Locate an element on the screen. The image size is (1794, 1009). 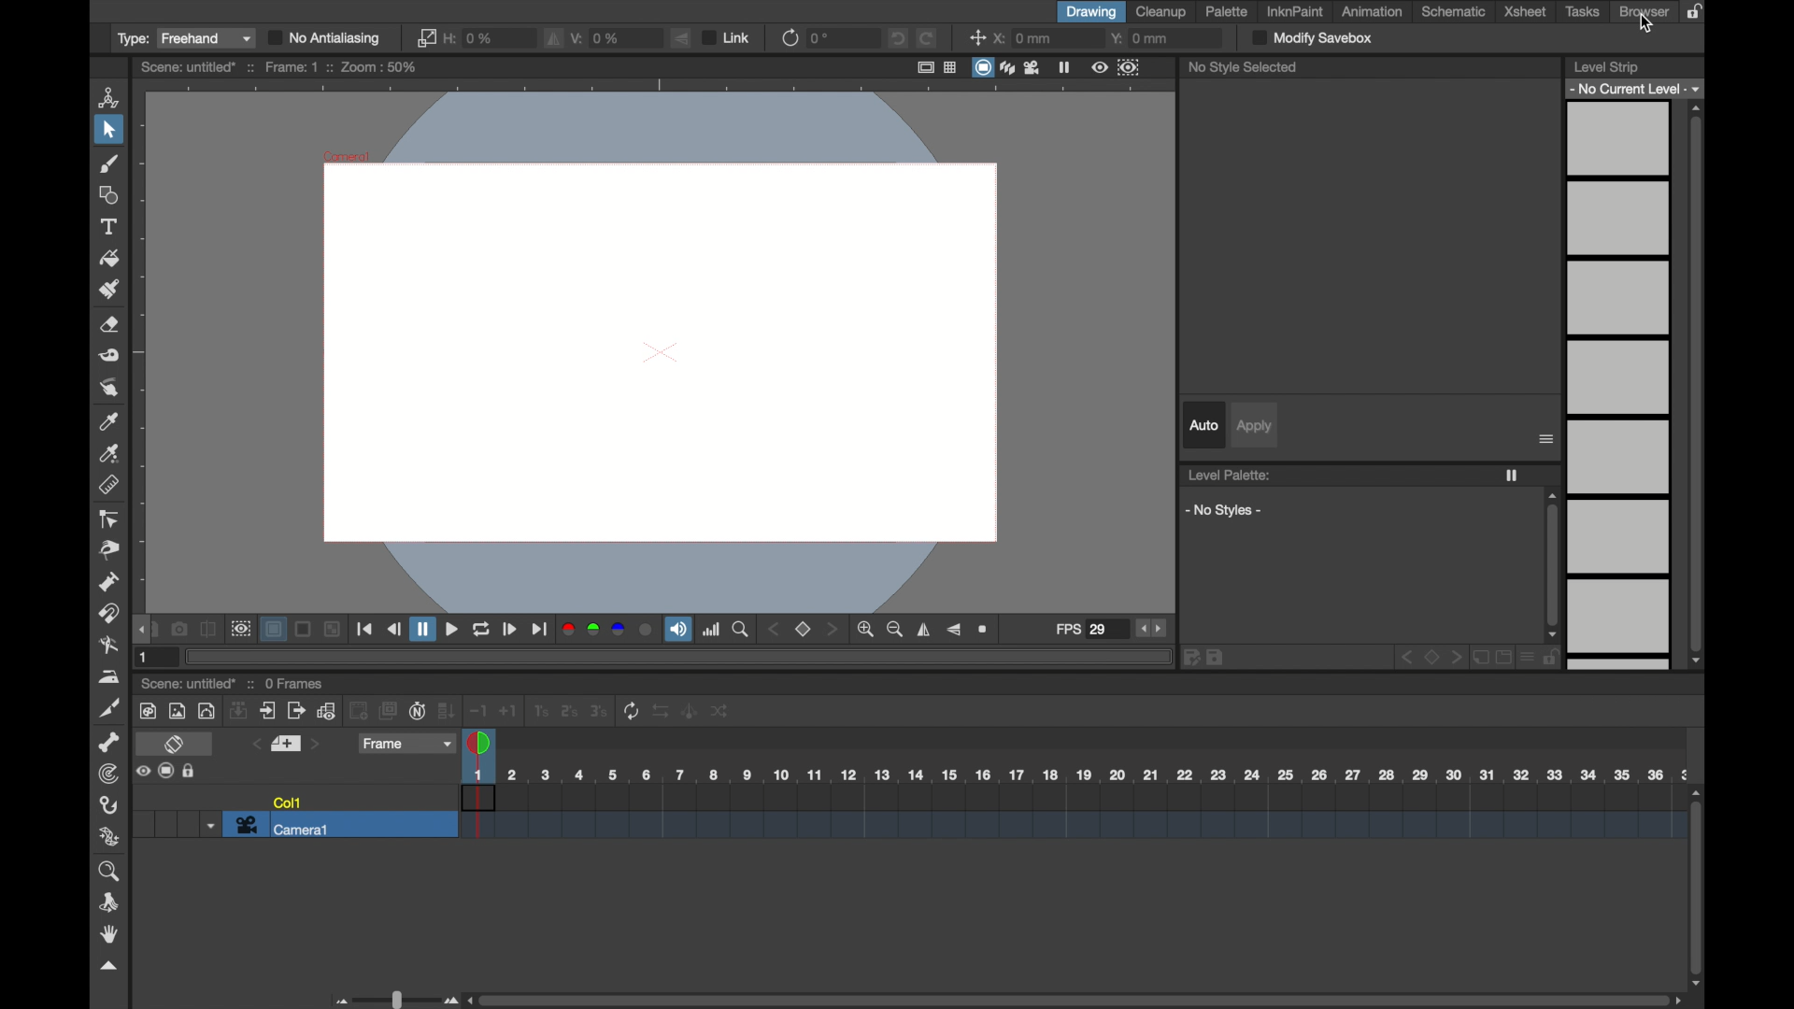
more options is located at coordinates (1369, 659).